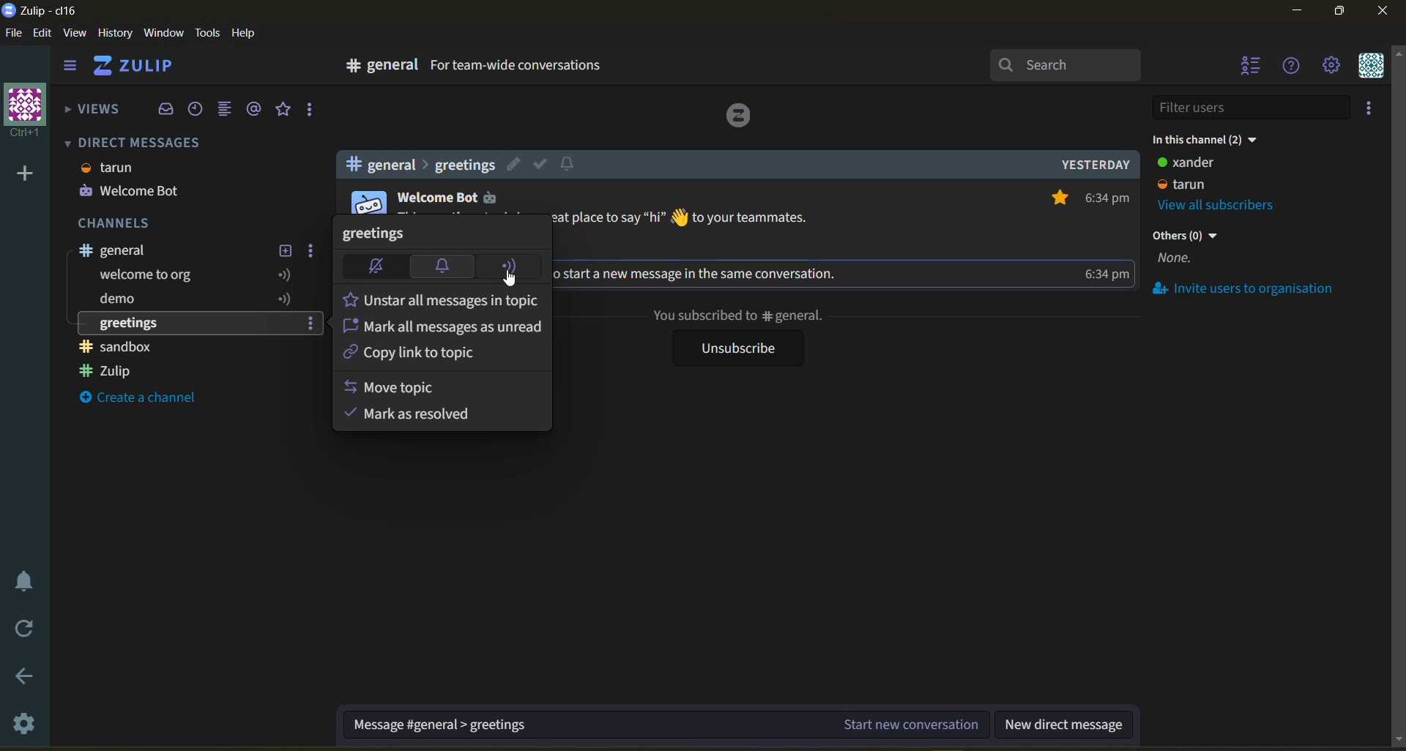  What do you see at coordinates (14, 34) in the screenshot?
I see `file` at bounding box center [14, 34].